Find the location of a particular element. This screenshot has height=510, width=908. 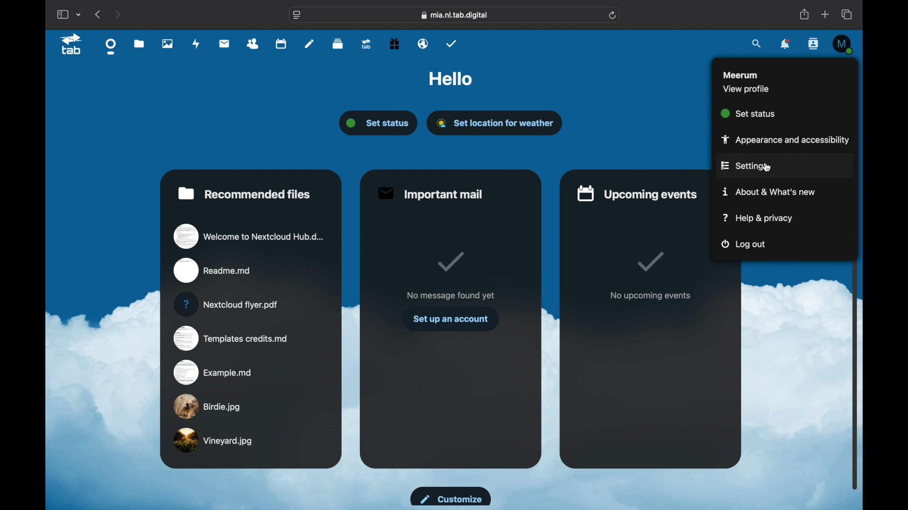

notifications is located at coordinates (786, 45).